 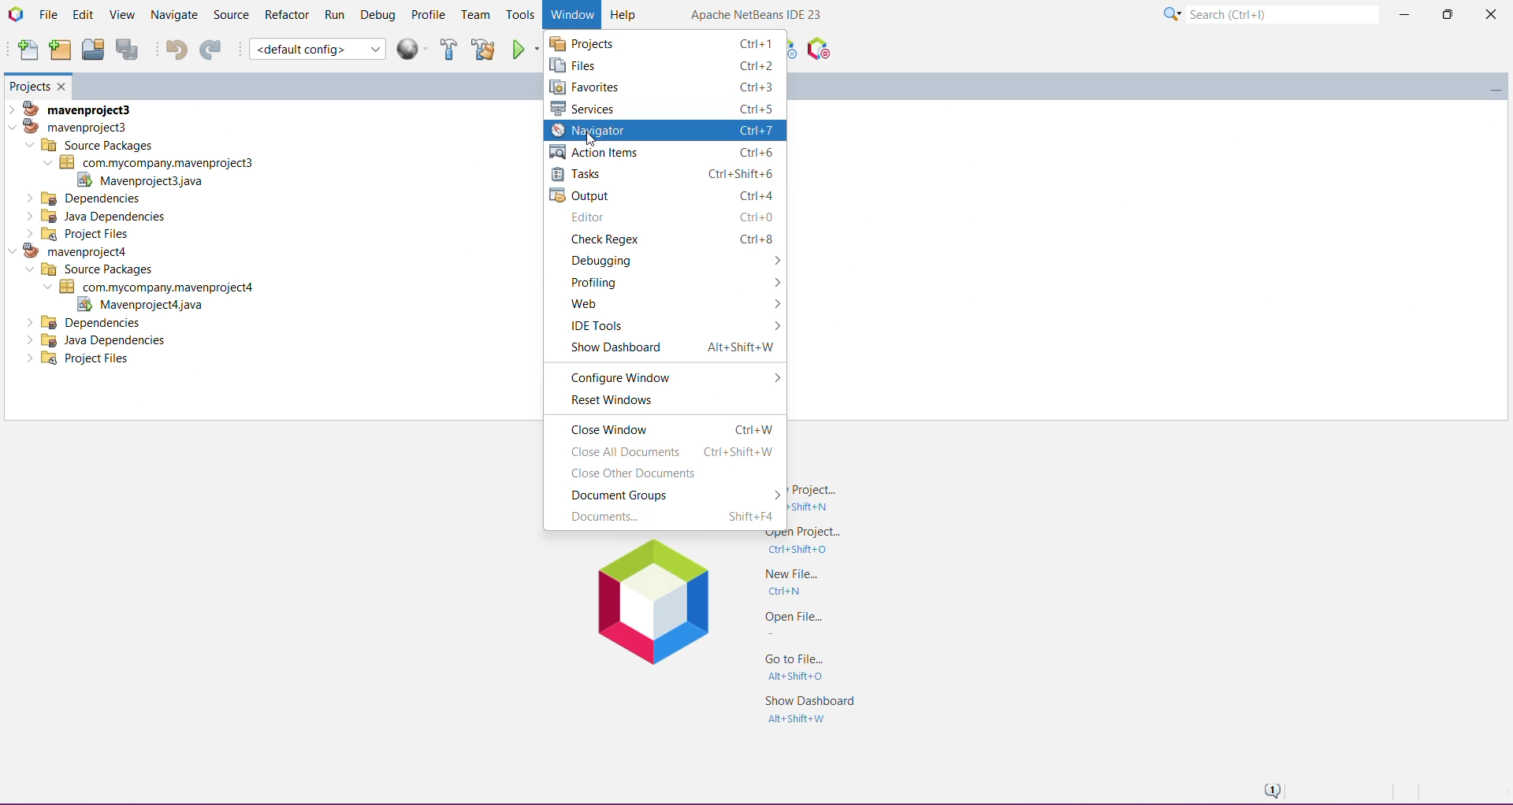 What do you see at coordinates (817, 49) in the screenshot?
I see `Pause I/O Checks` at bounding box center [817, 49].